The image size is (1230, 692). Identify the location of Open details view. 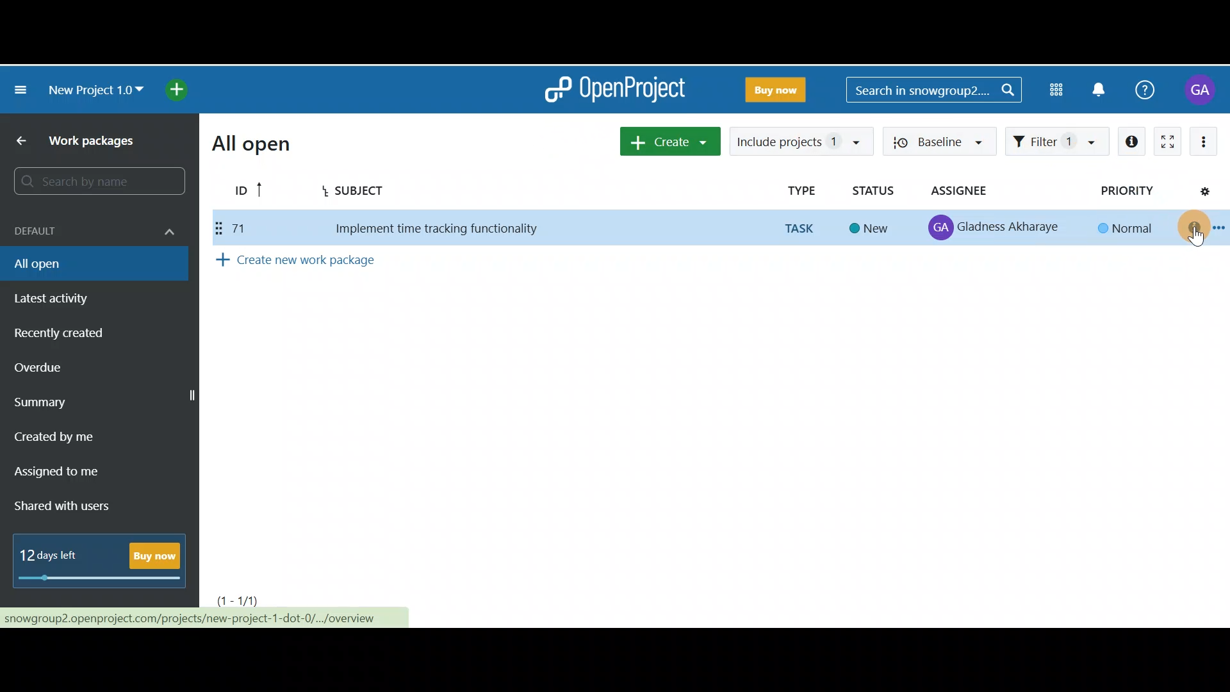
(1190, 227).